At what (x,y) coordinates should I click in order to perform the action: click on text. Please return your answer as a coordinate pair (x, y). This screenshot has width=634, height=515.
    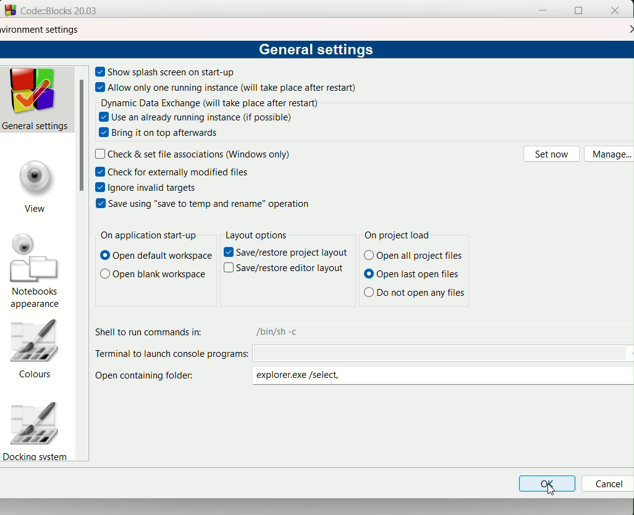
    Looking at the image, I should click on (147, 330).